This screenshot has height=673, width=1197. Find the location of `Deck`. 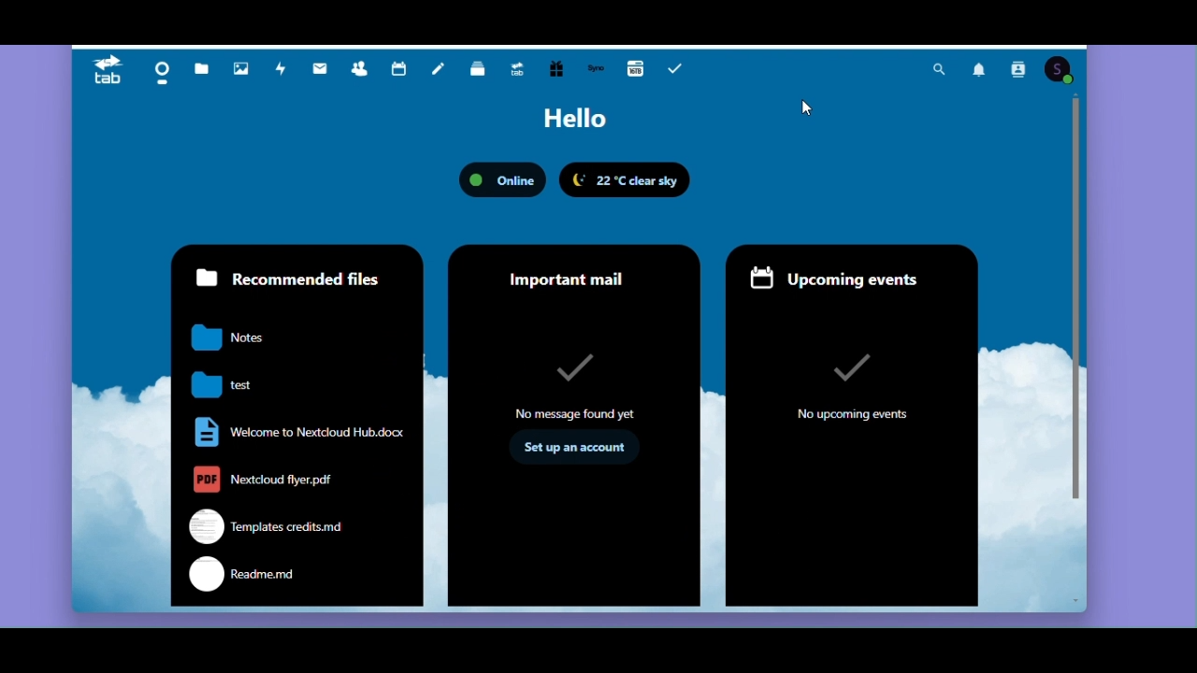

Deck is located at coordinates (480, 71).